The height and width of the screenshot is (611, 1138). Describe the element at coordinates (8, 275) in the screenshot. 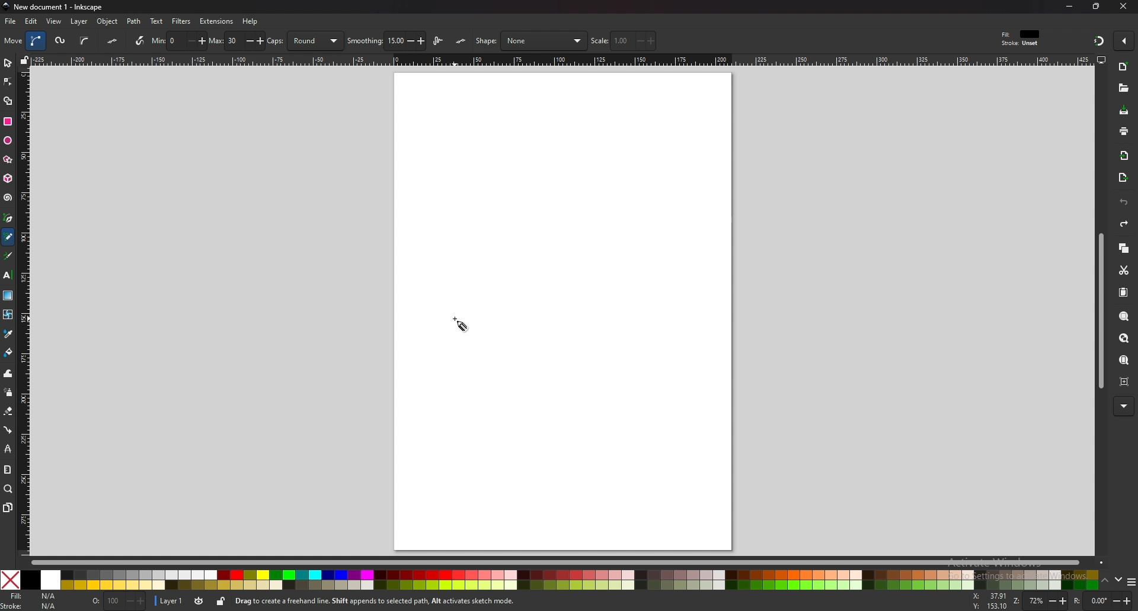

I see `text` at that location.